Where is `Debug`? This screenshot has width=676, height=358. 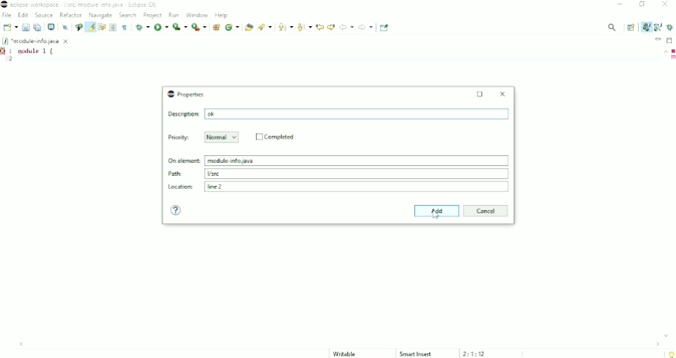 Debug is located at coordinates (142, 27).